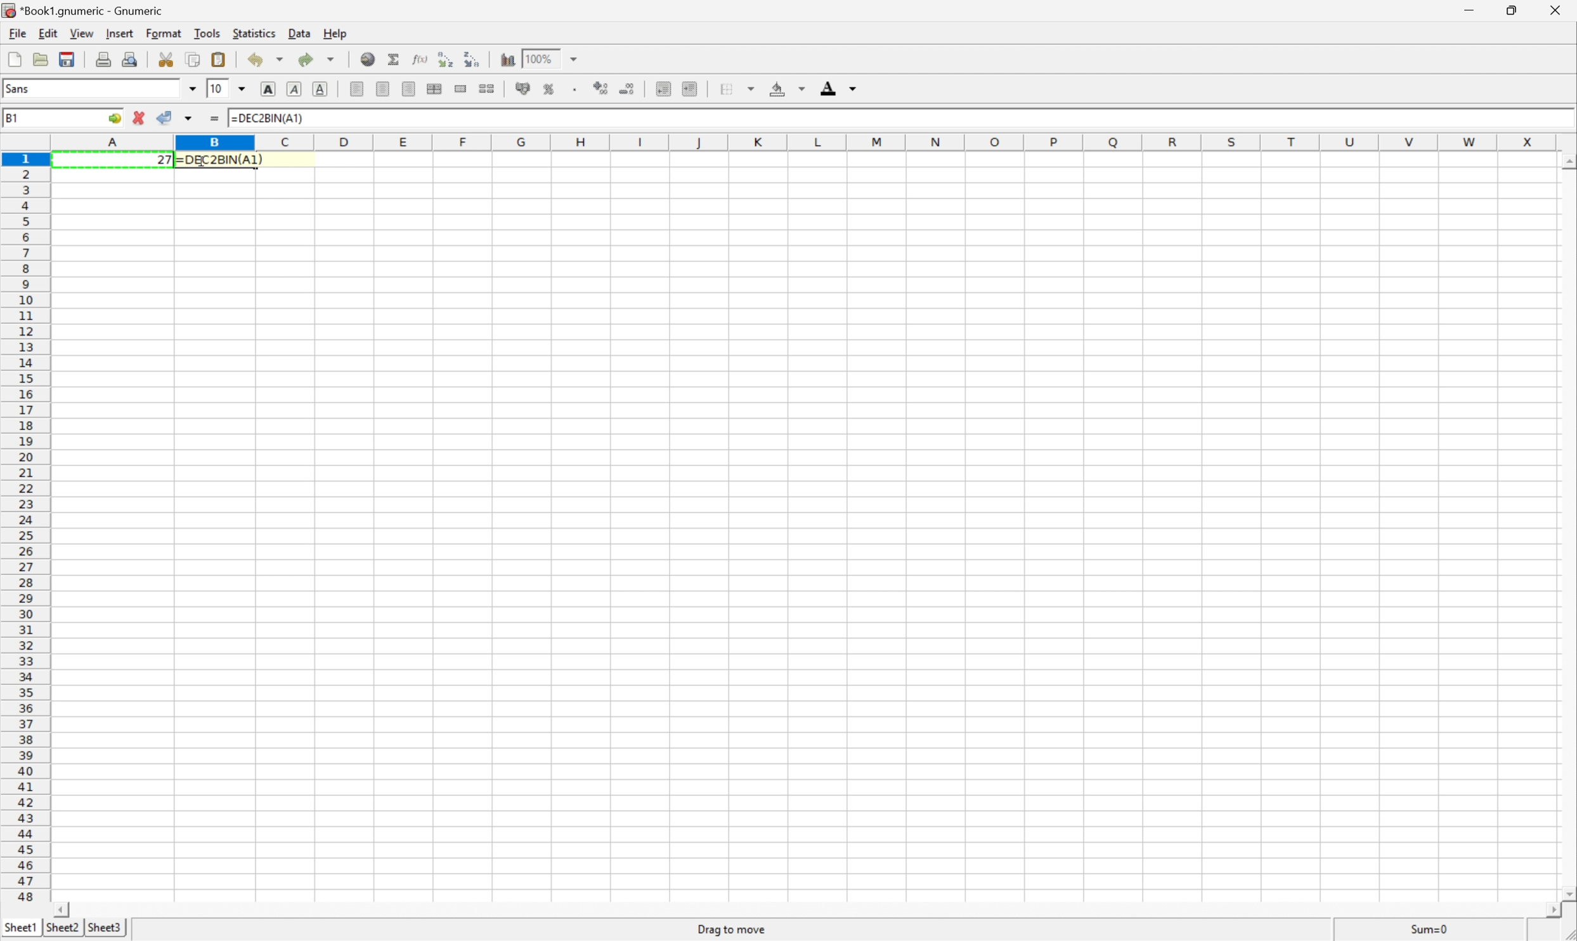  Describe the element at coordinates (218, 59) in the screenshot. I see `Paste clipboard` at that location.